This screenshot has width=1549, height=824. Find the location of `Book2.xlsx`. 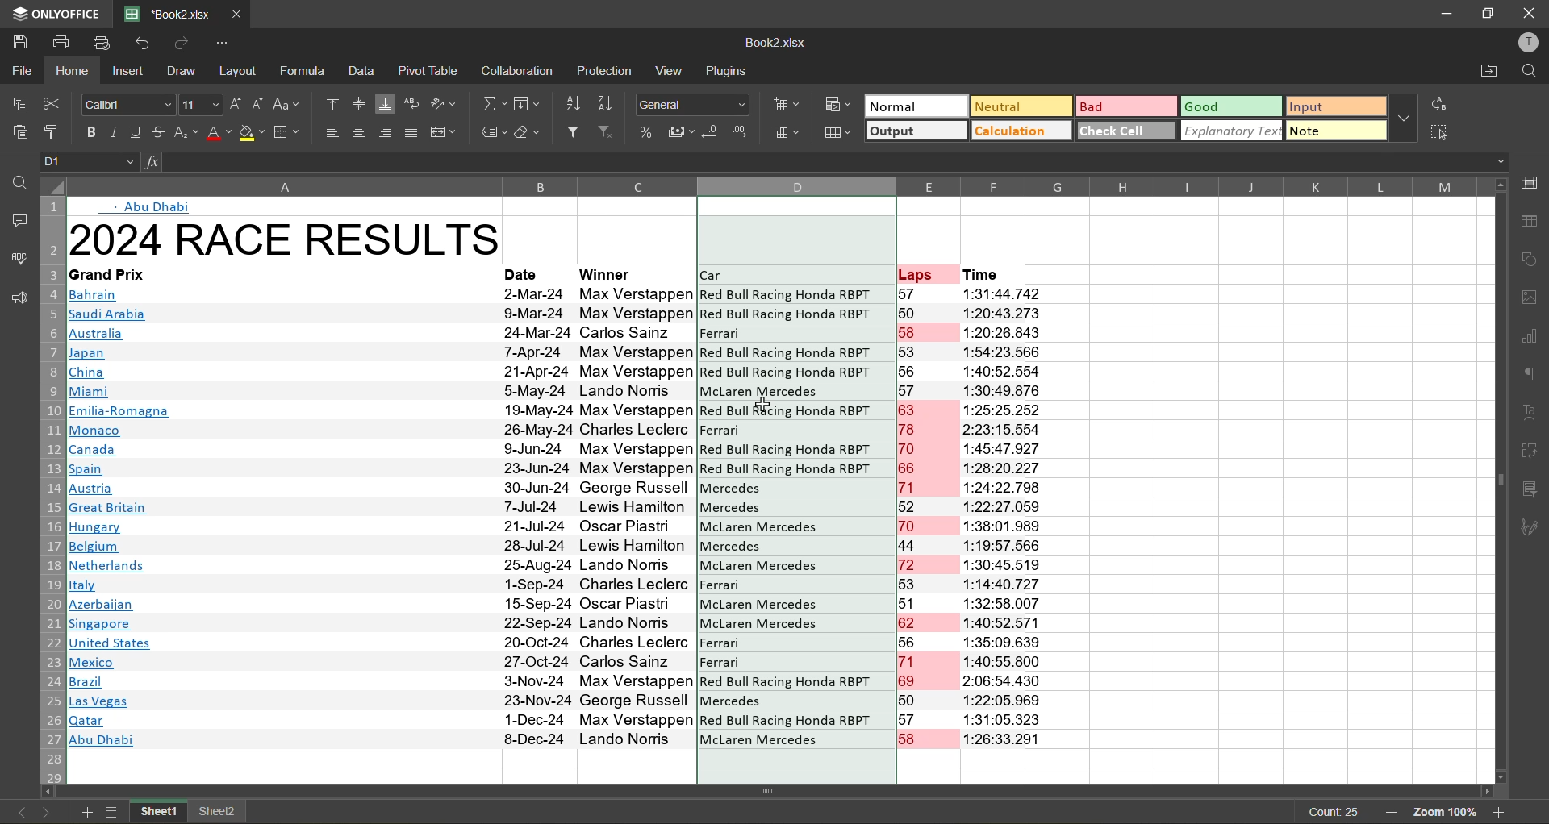

Book2.xlsx is located at coordinates (774, 42).